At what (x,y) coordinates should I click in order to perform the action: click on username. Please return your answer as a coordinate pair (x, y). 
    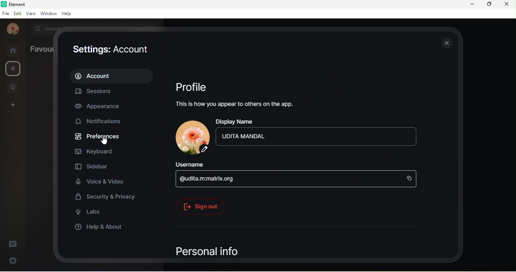
    Looking at the image, I should click on (193, 165).